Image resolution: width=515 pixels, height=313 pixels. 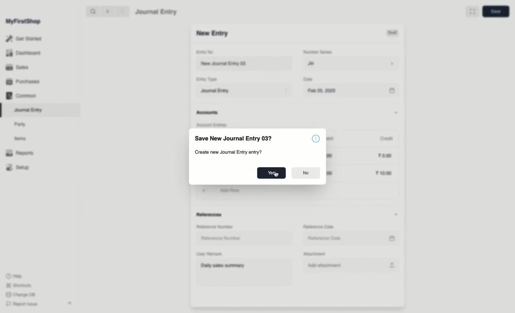 I want to click on backward <, so click(x=106, y=11).